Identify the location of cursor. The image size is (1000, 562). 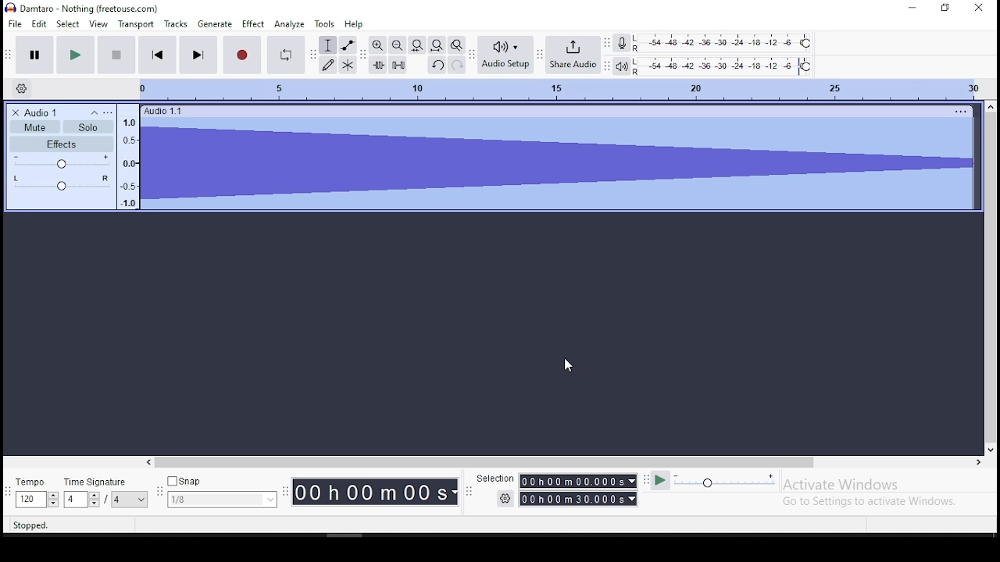
(566, 365).